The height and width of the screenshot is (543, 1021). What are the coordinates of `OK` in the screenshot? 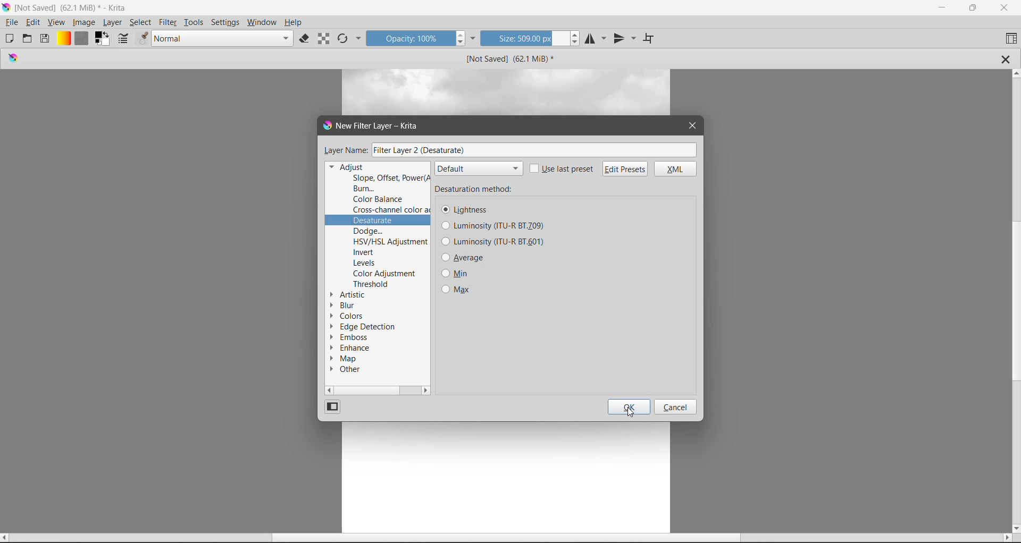 It's located at (629, 406).